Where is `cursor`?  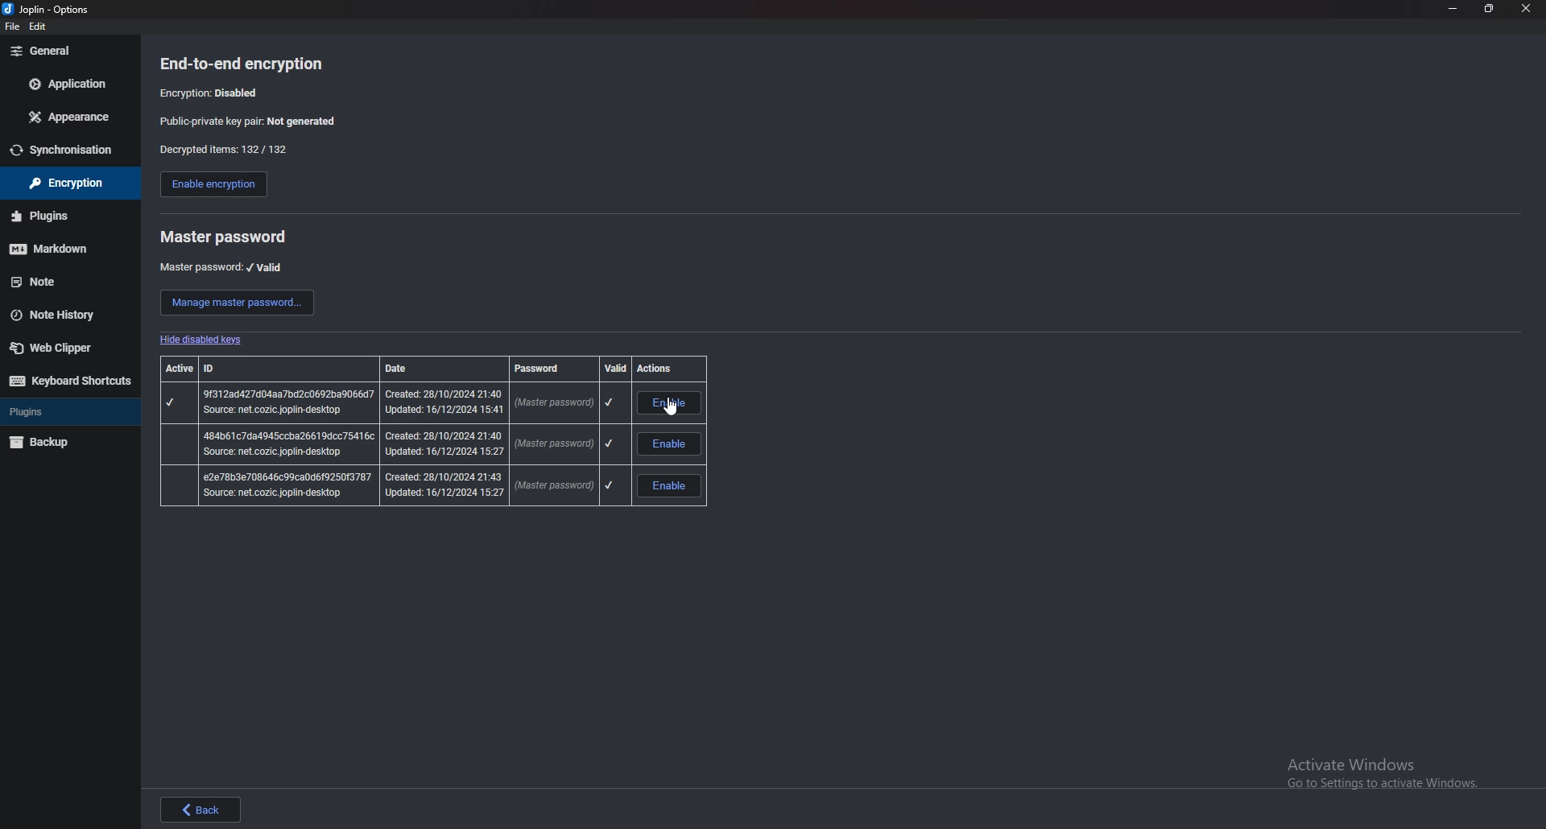 cursor is located at coordinates (672, 407).